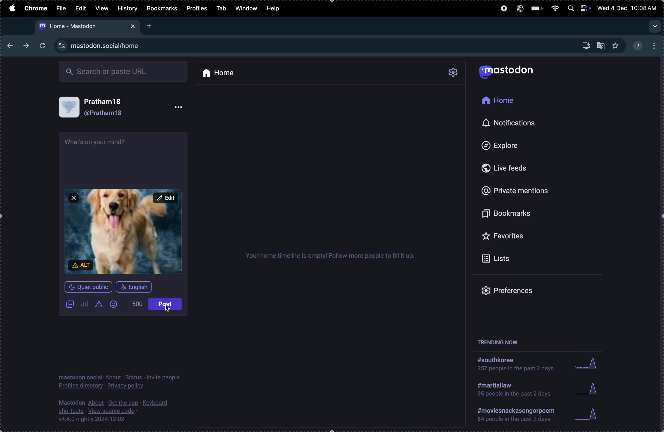  I want to click on Lists, so click(499, 260).